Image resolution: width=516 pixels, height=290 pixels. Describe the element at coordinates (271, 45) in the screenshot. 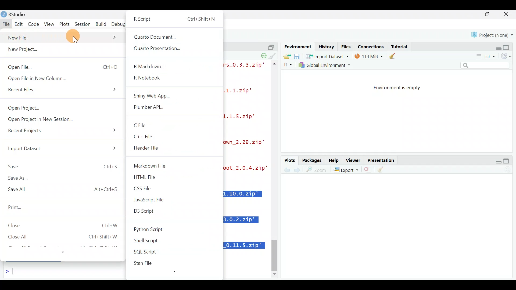

I see `split` at that location.